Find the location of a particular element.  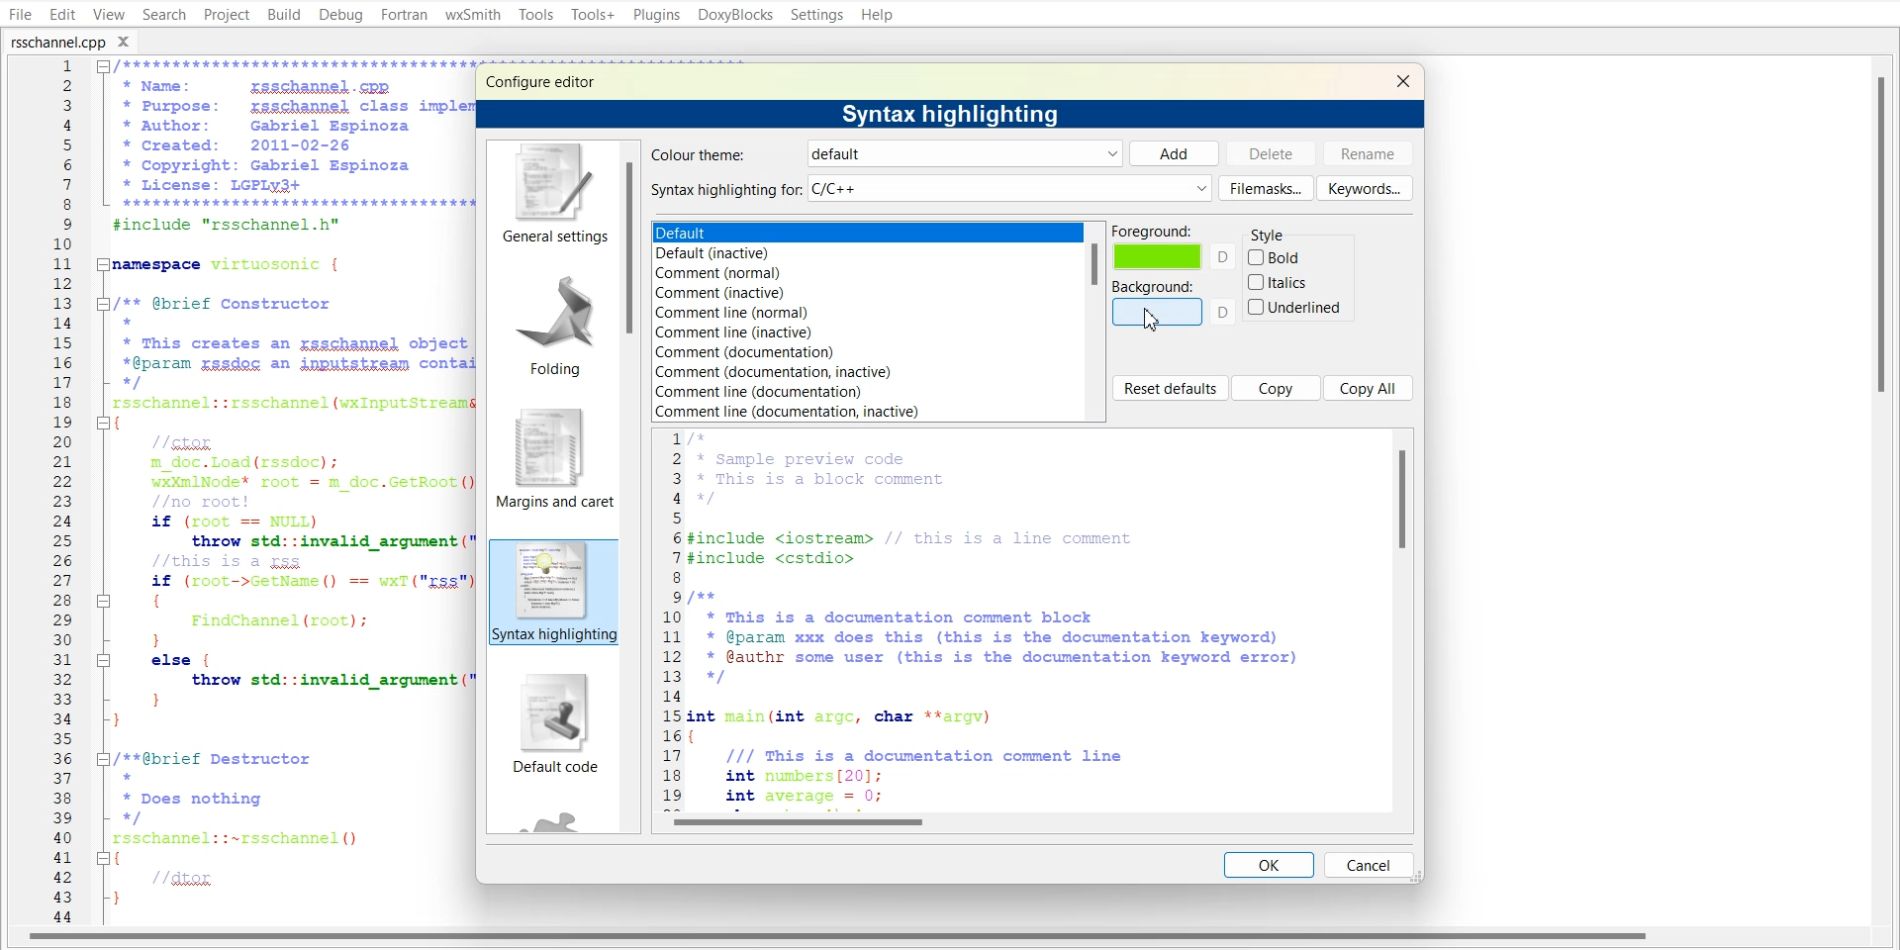

wxSmith is located at coordinates (472, 15).